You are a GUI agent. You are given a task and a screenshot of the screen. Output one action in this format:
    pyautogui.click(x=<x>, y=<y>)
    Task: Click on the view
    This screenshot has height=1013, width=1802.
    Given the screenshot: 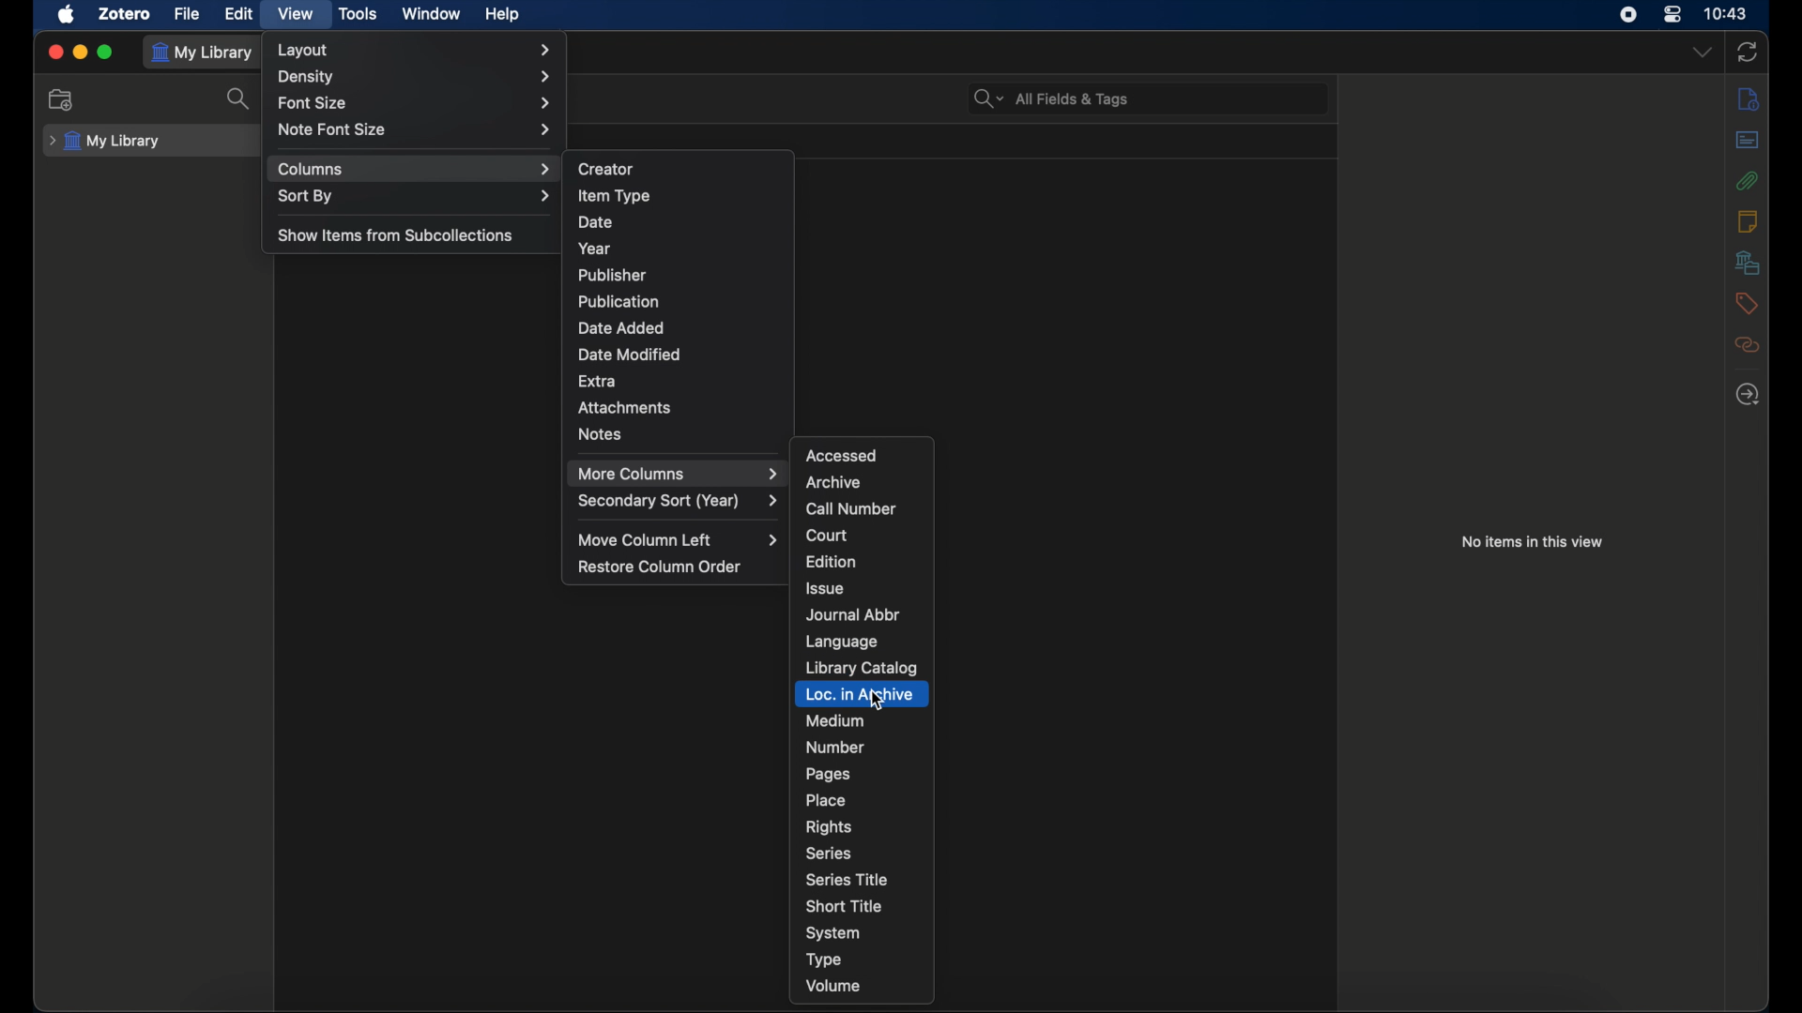 What is the action you would take?
    pyautogui.click(x=295, y=14)
    